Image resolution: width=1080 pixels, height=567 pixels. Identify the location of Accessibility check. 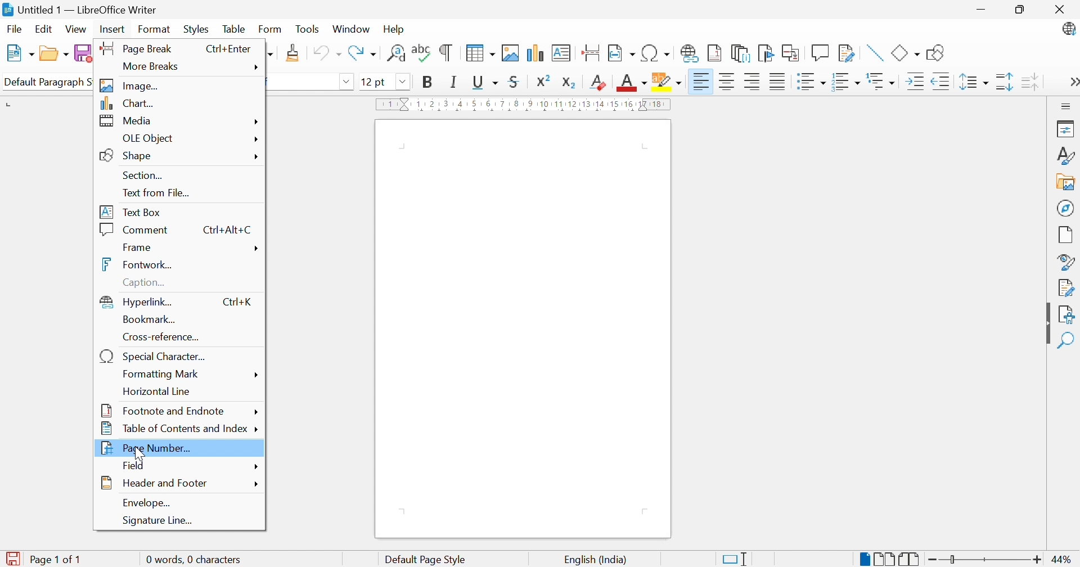
(1066, 316).